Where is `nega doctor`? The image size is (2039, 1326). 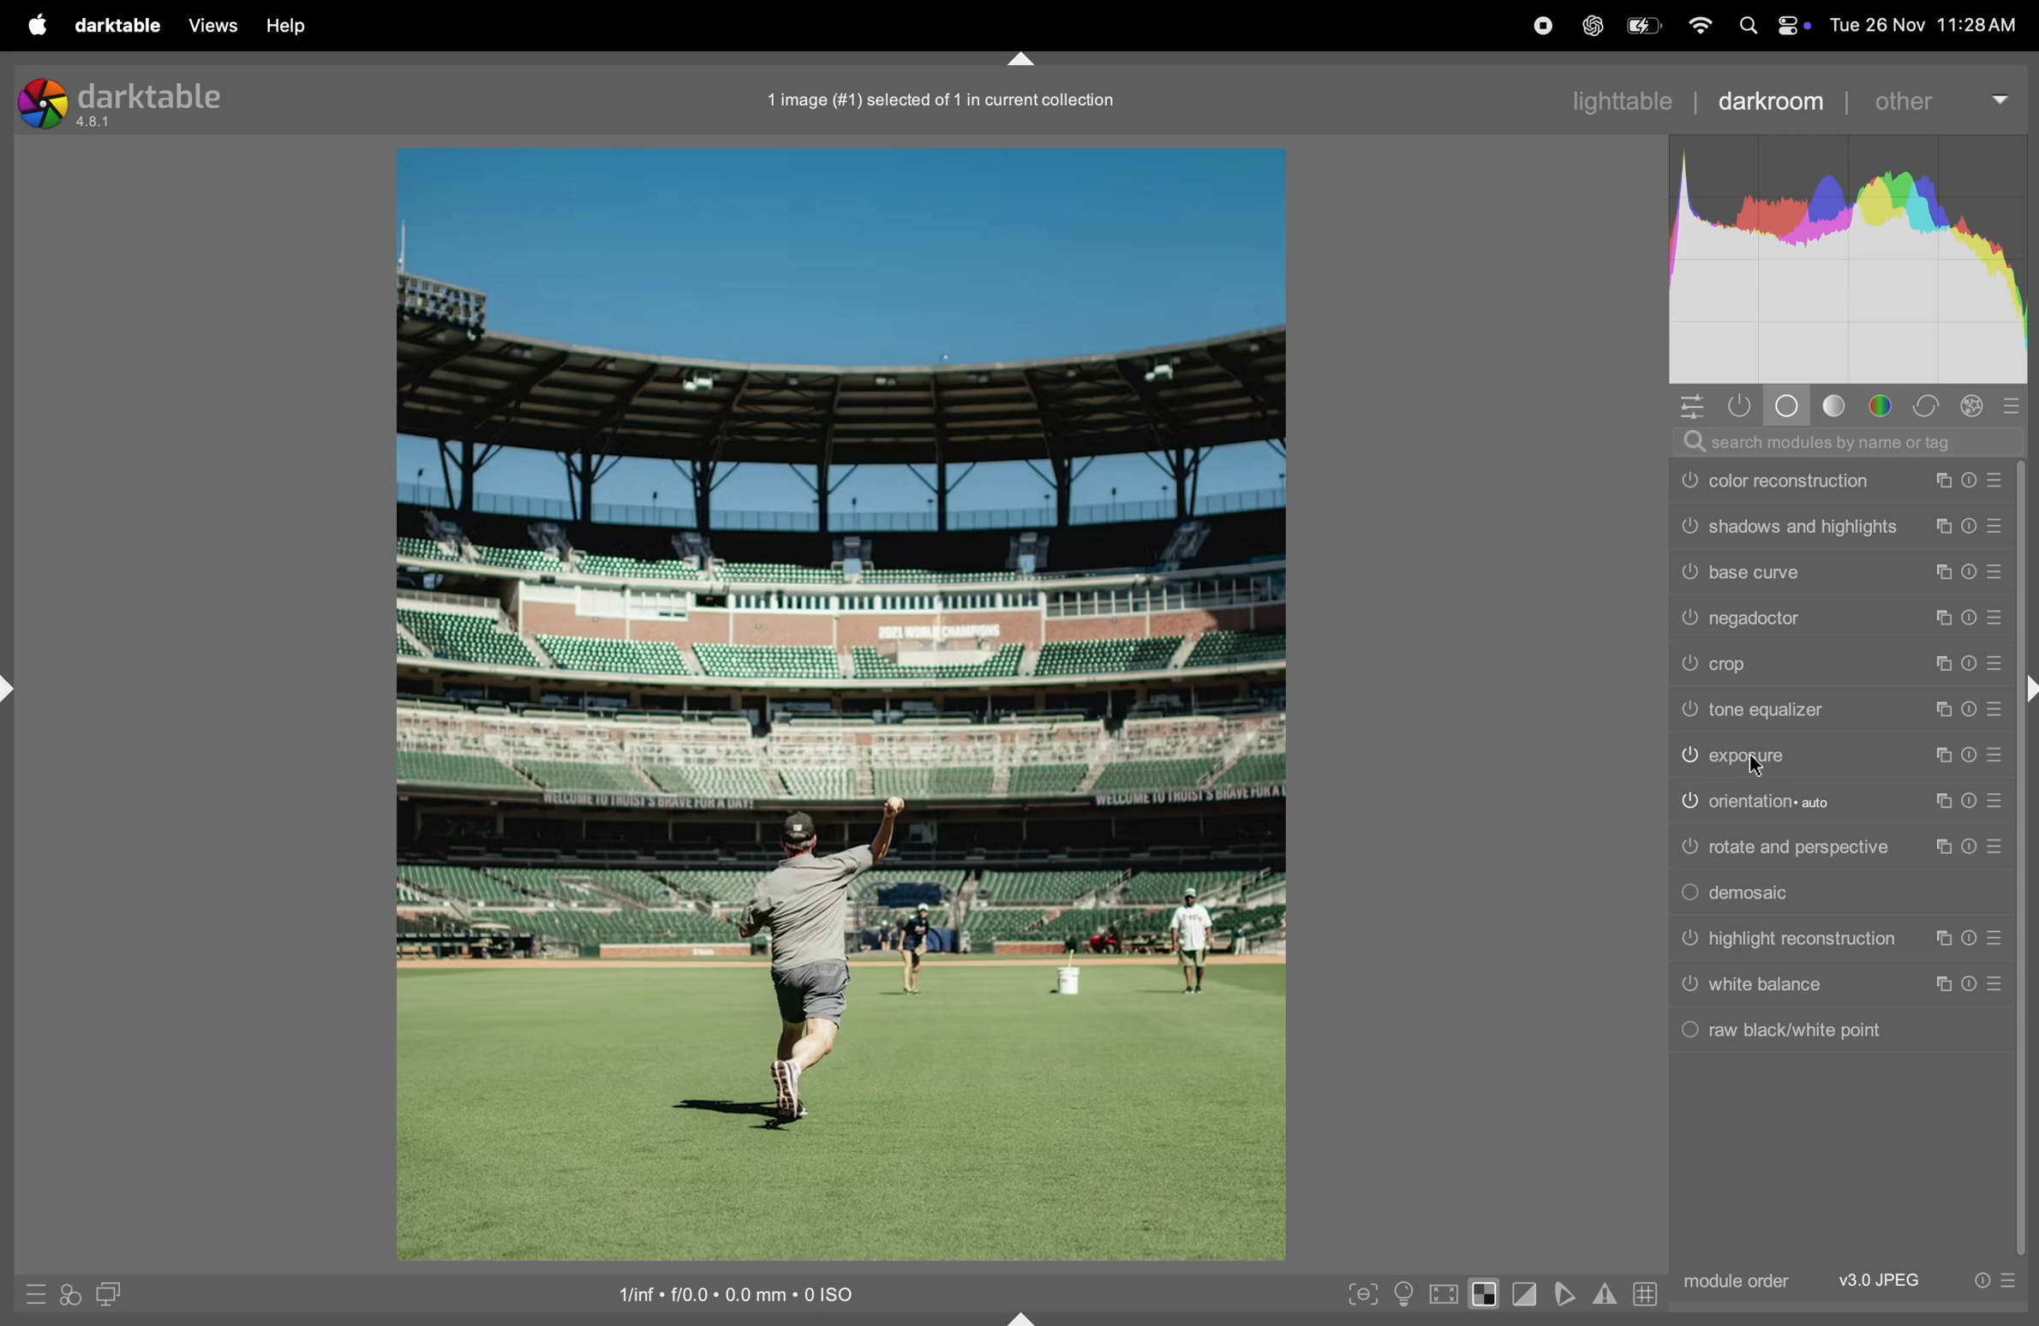 nega doctor is located at coordinates (1756, 618).